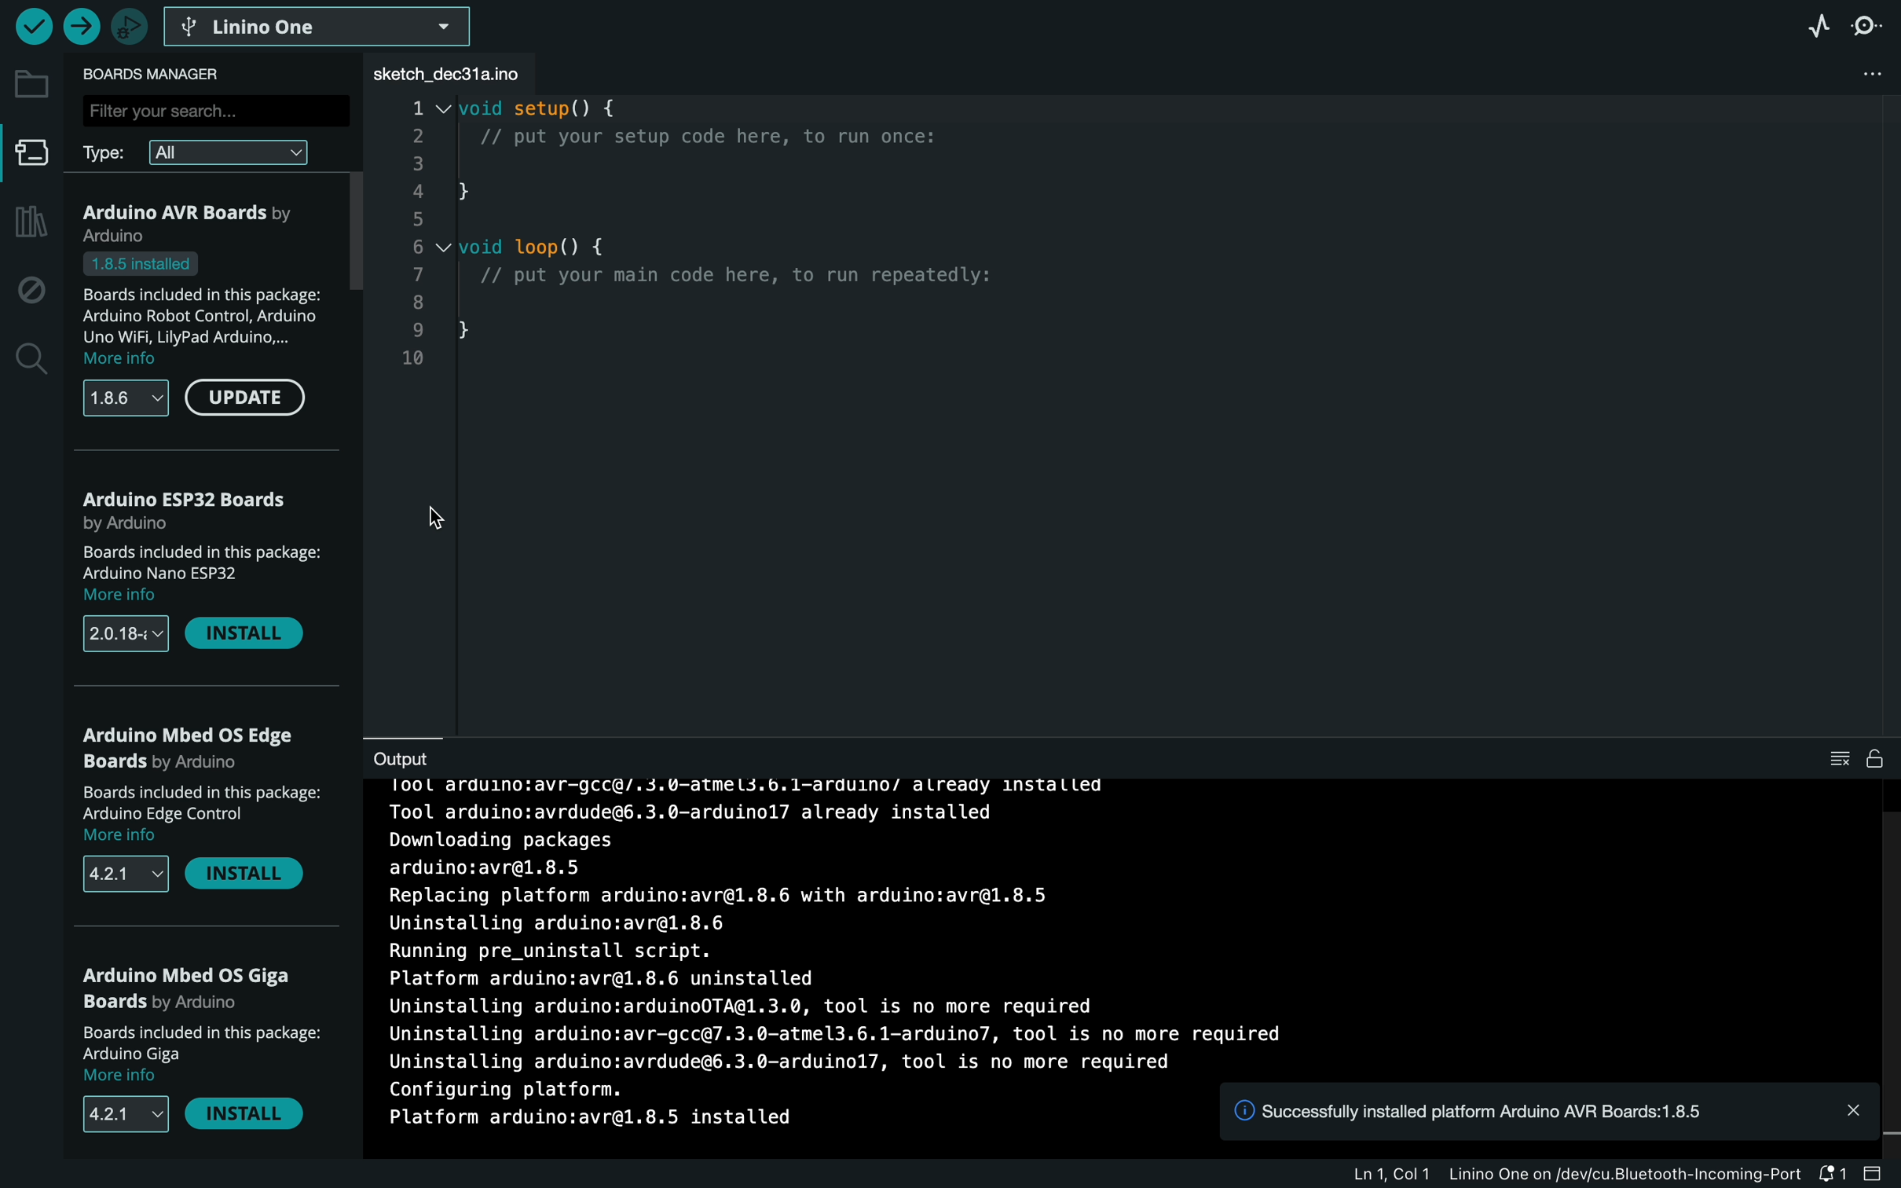 The width and height of the screenshot is (1901, 1188). I want to click on INSTALL, so click(250, 1118).